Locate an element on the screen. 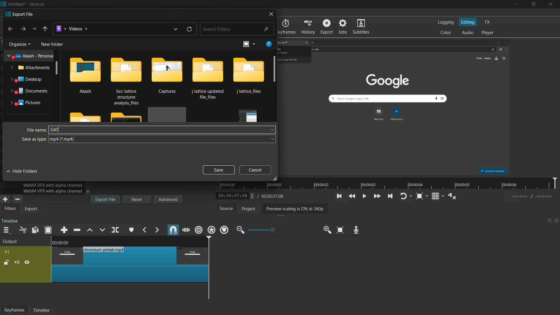  current time is located at coordinates (233, 196).